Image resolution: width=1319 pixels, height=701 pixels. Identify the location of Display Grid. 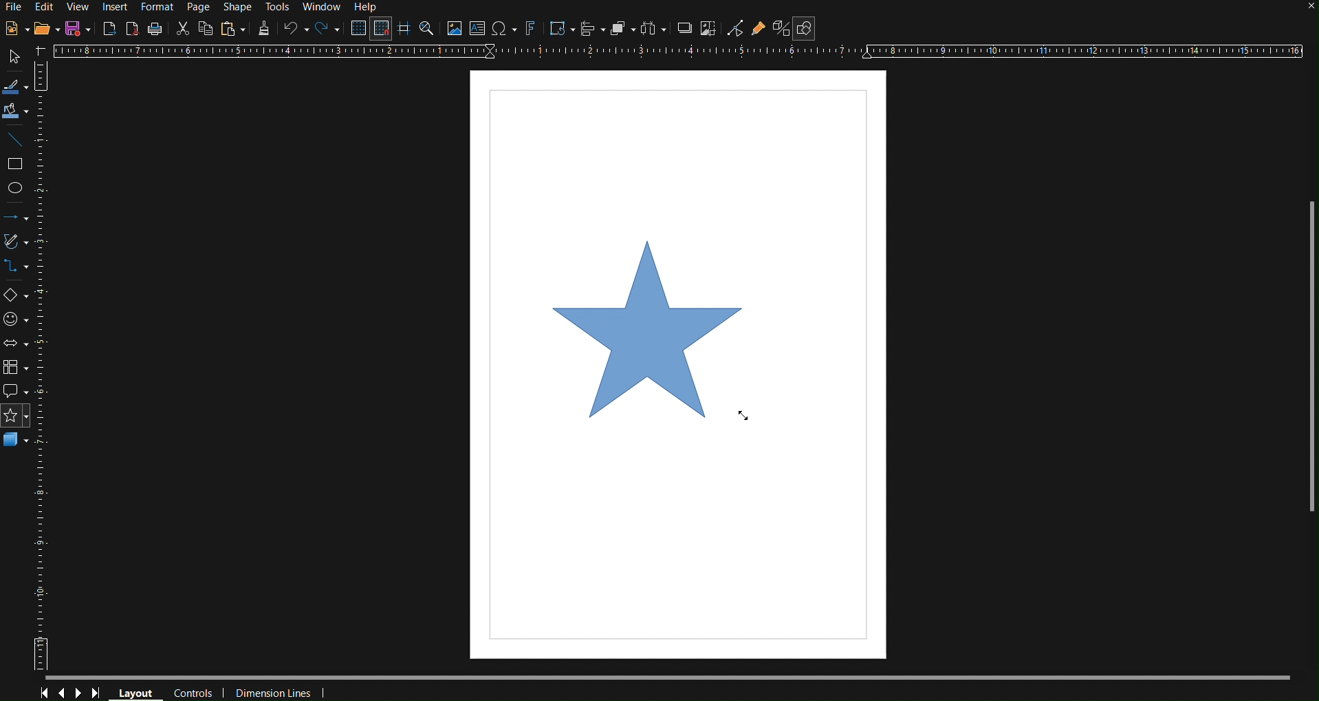
(356, 29).